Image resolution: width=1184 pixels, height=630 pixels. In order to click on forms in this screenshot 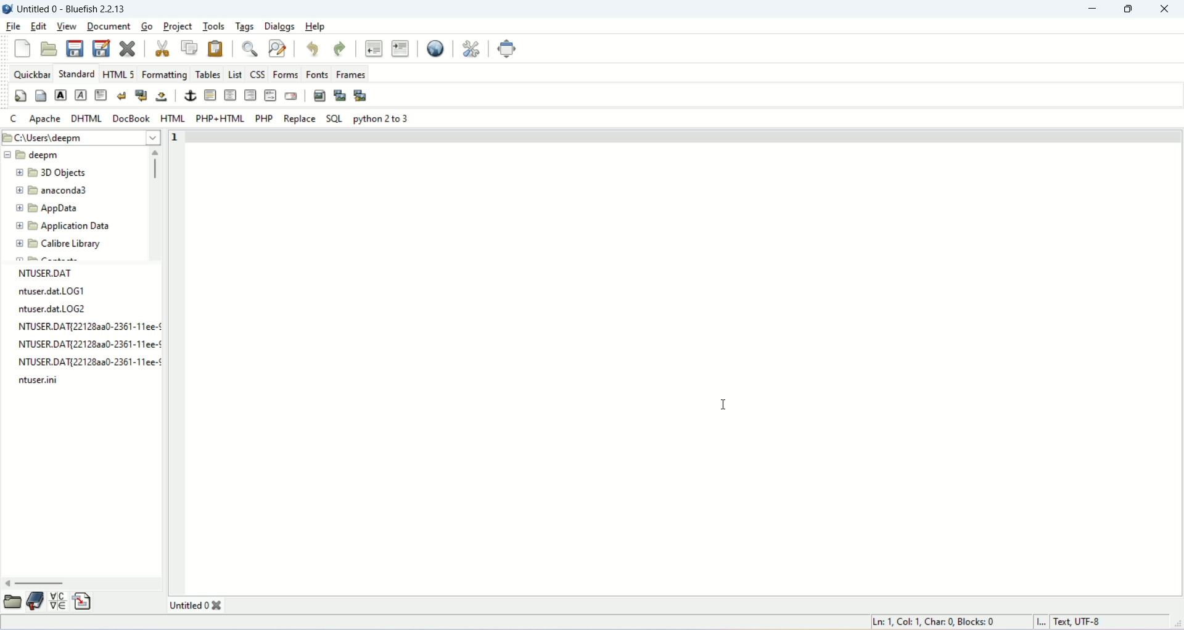, I will do `click(285, 73)`.